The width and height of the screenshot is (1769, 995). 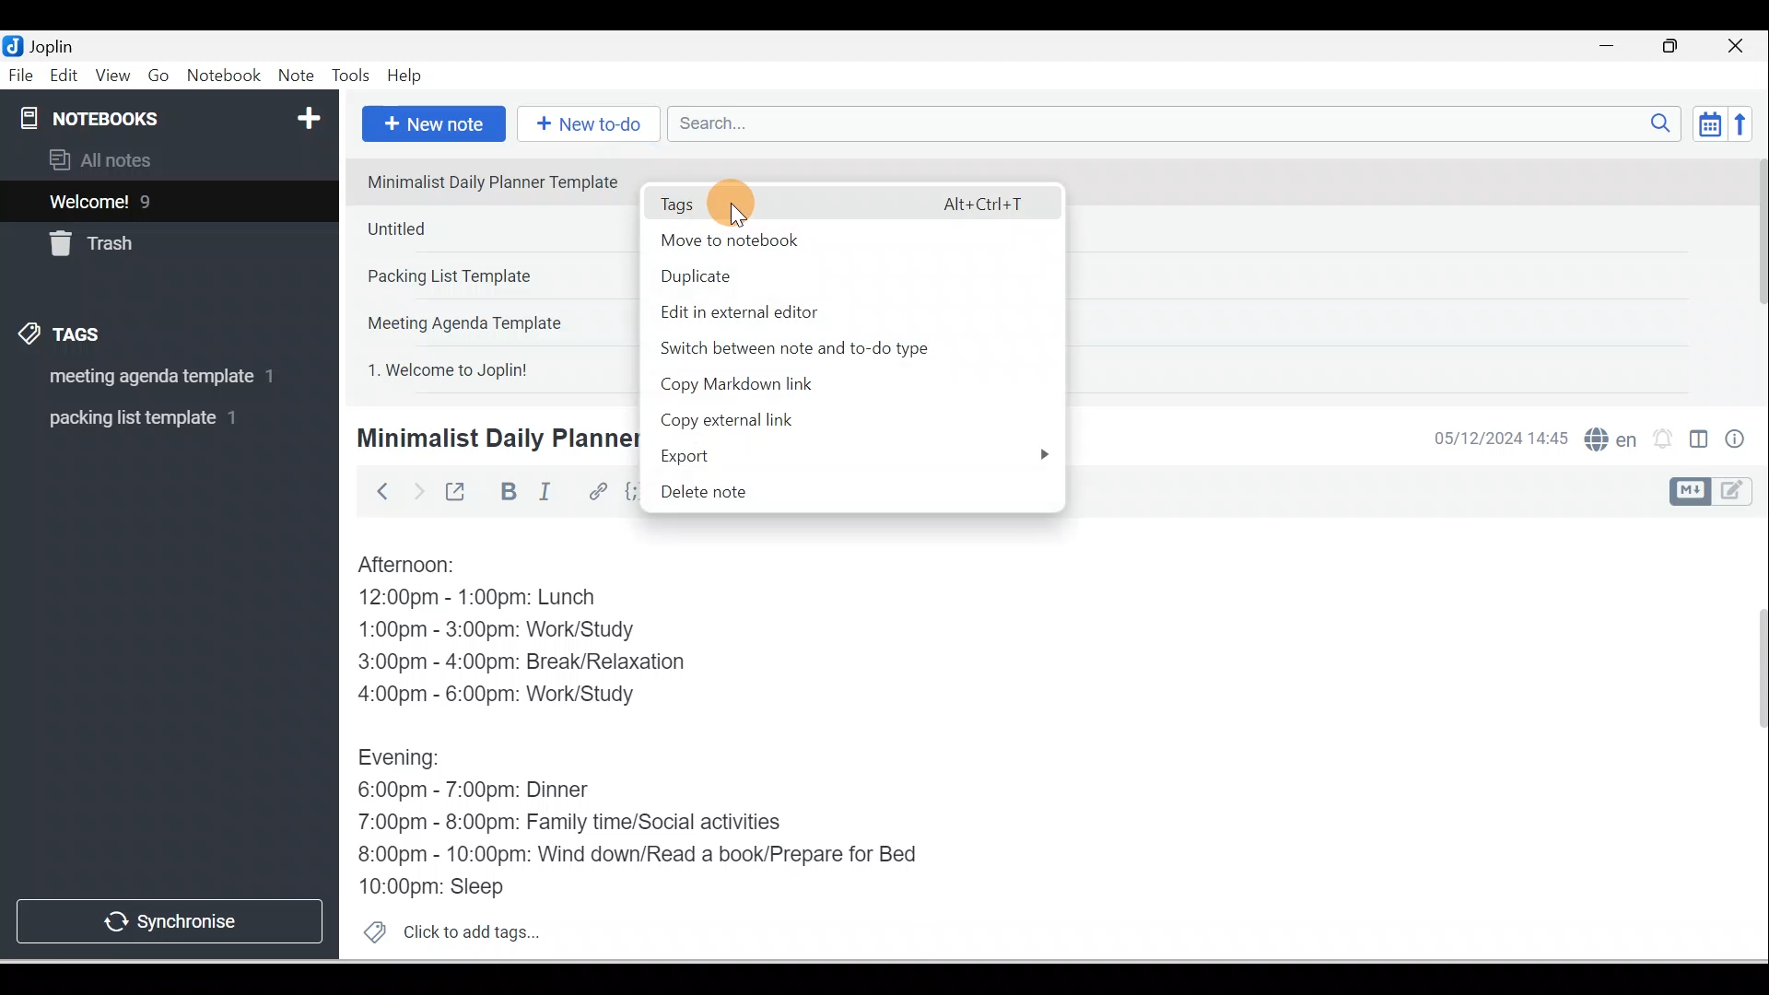 What do you see at coordinates (145, 378) in the screenshot?
I see `Tag 1` at bounding box center [145, 378].